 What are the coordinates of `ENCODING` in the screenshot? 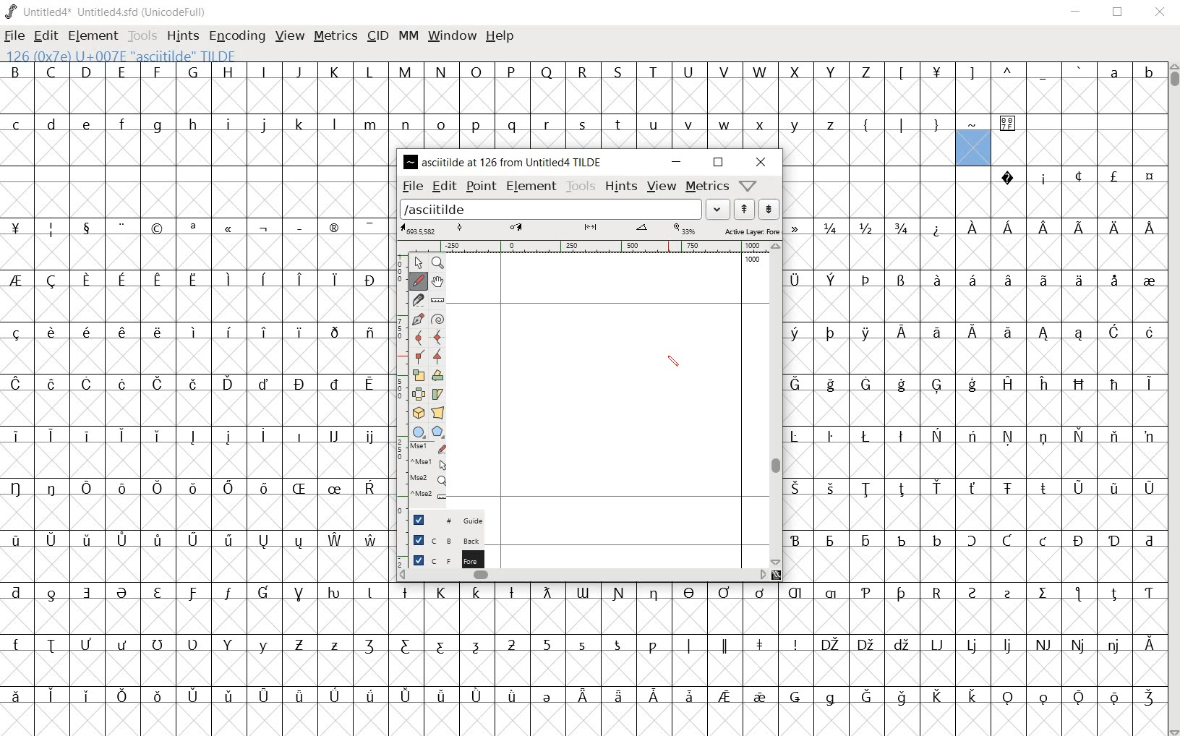 It's located at (238, 35).